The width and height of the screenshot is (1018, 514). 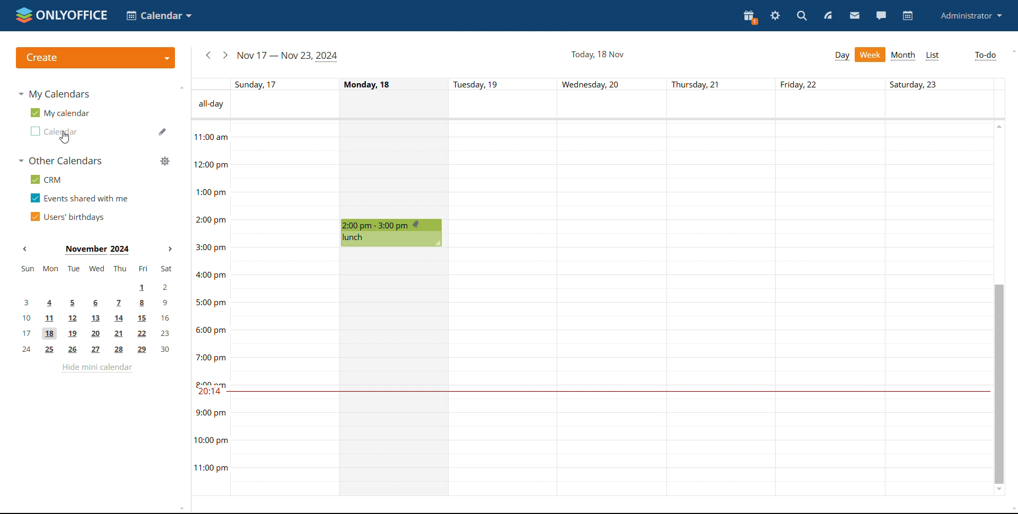 I want to click on calendar, so click(x=909, y=16).